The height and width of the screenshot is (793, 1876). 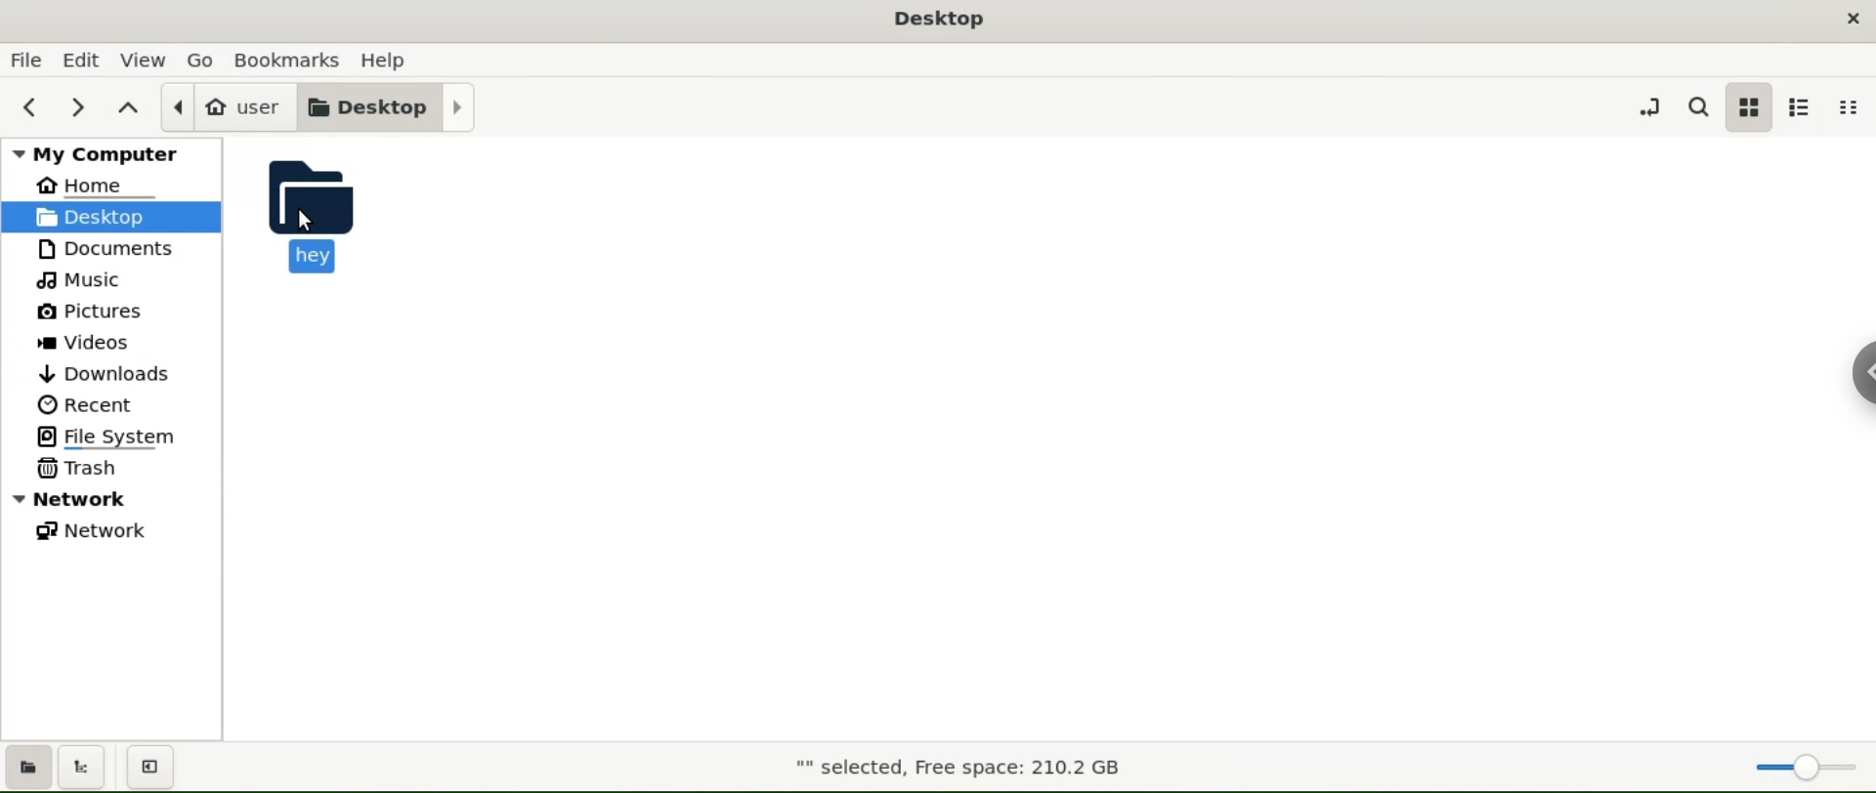 I want to click on toggle location entry, so click(x=1647, y=105).